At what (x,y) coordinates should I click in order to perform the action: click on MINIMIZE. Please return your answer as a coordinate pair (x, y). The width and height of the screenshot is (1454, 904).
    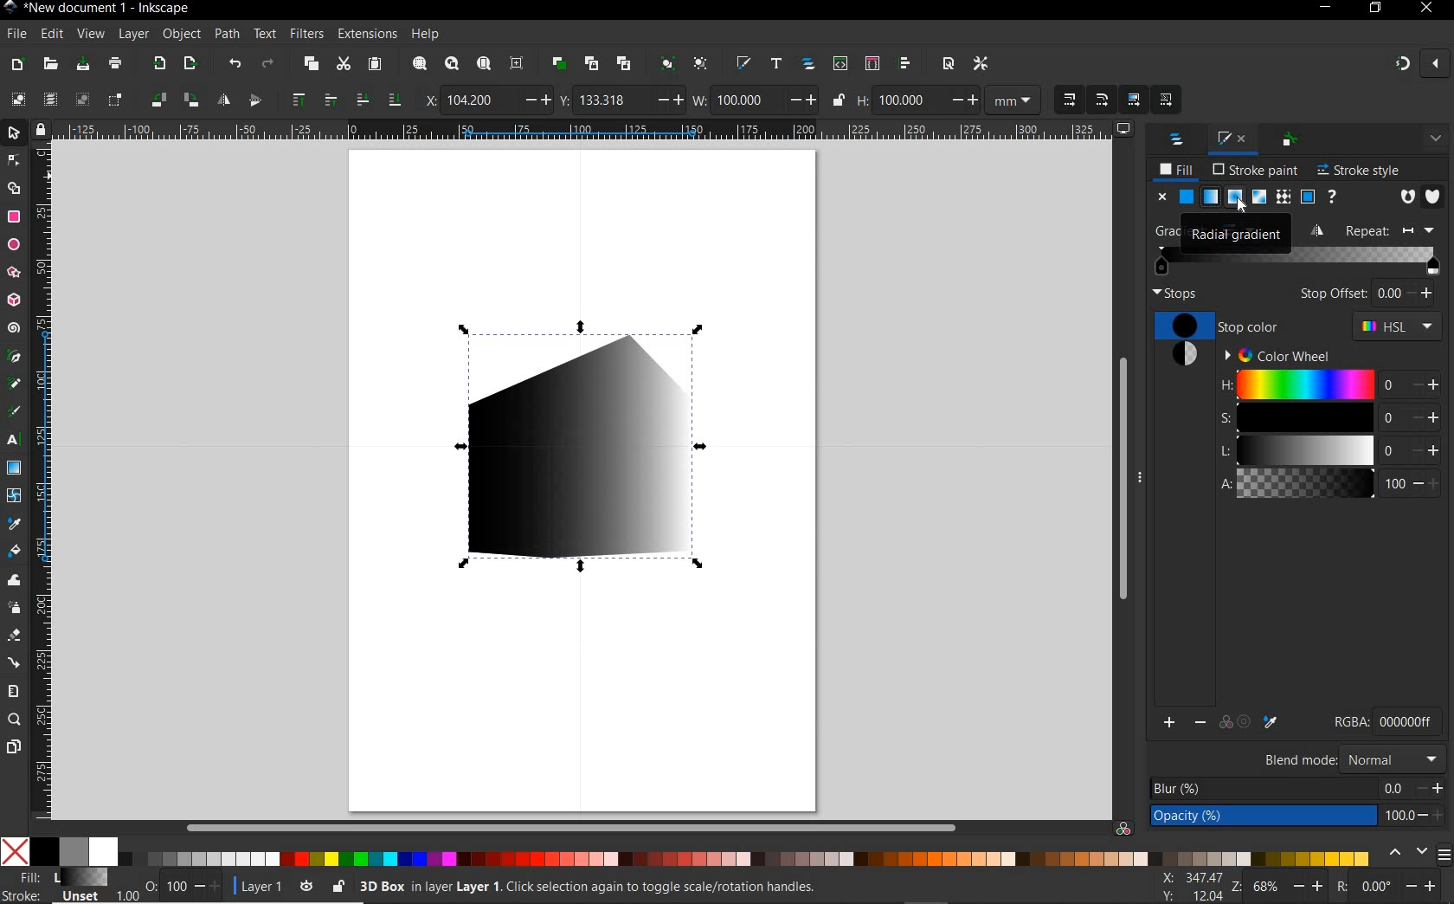
    Looking at the image, I should click on (1326, 7).